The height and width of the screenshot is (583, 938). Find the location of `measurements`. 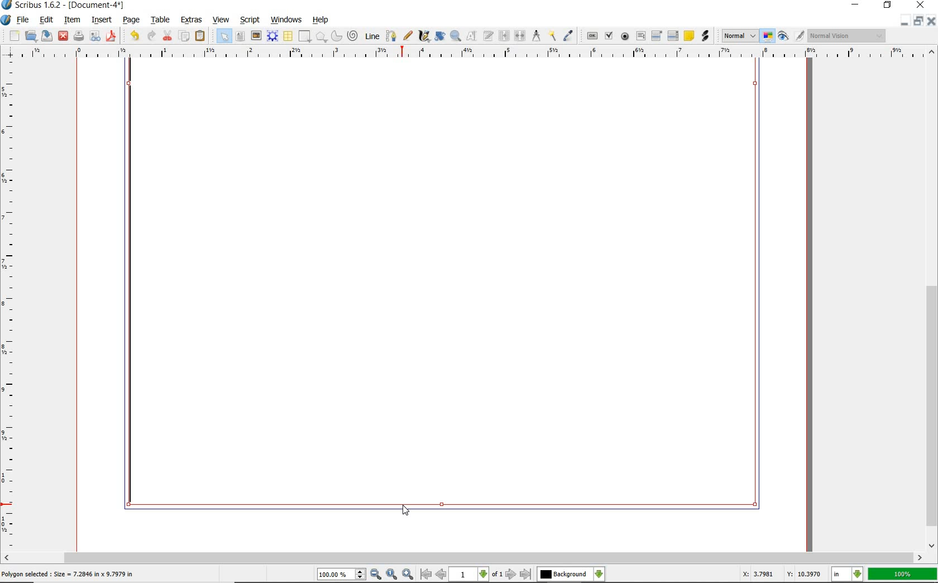

measurements is located at coordinates (536, 36).